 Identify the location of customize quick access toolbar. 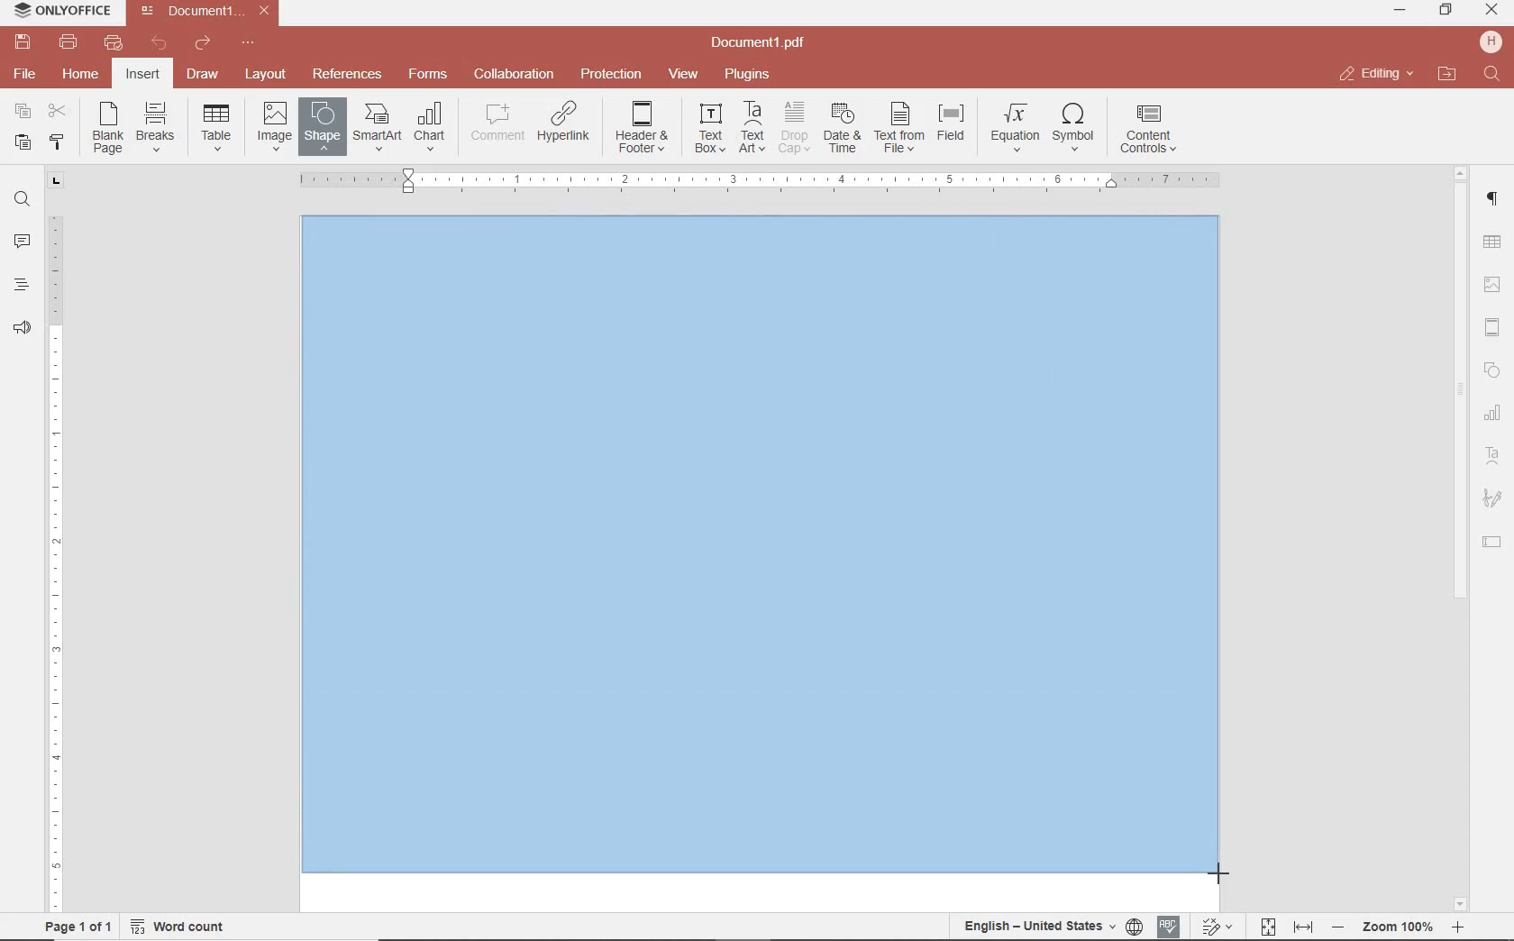
(248, 43).